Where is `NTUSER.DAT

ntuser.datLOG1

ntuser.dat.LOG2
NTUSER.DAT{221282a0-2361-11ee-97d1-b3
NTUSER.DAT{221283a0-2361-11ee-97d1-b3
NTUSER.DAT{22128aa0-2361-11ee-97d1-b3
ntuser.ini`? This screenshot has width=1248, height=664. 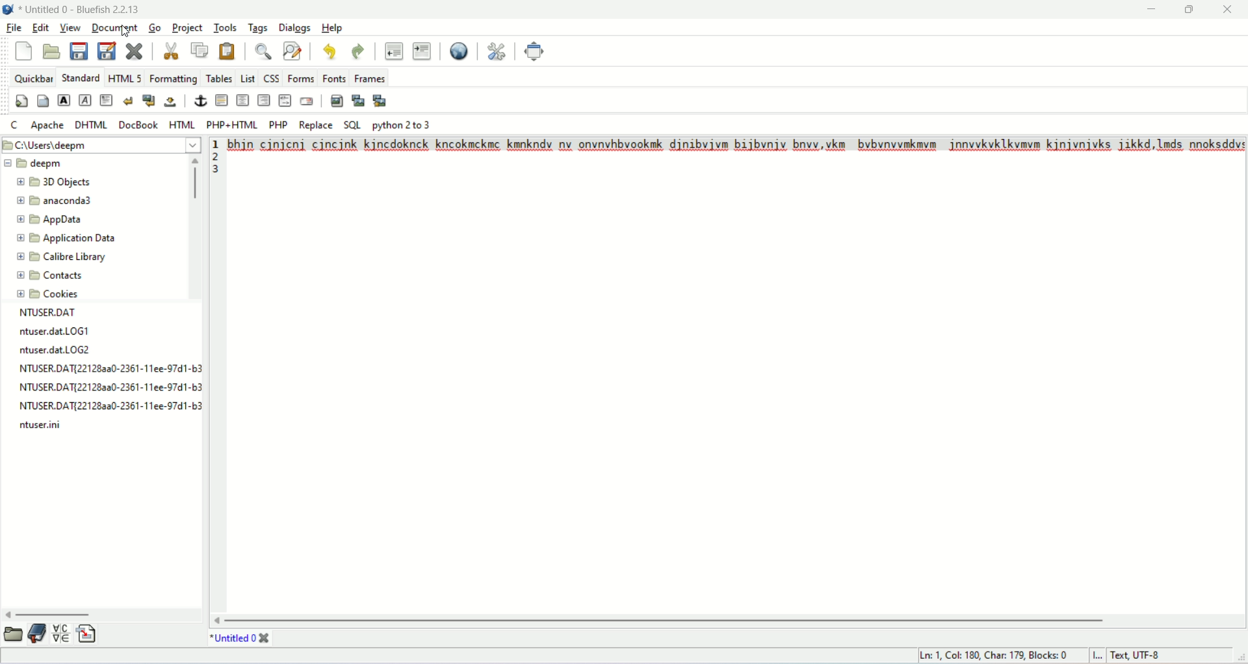
NTUSER.DAT

ntuser.datLOG1

ntuser.dat.LOG2
NTUSER.DAT{221282a0-2361-11ee-97d1-b3
NTUSER.DAT{221283a0-2361-11ee-97d1-b3
NTUSER.DAT{22128aa0-2361-11ee-97d1-b3
ntuser.ini is located at coordinates (116, 381).